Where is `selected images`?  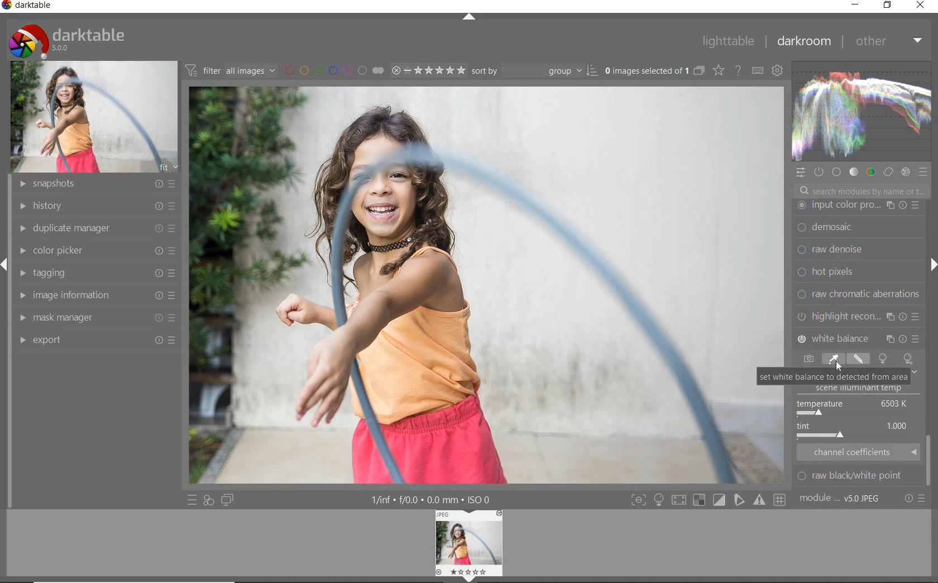
selected images is located at coordinates (645, 70).